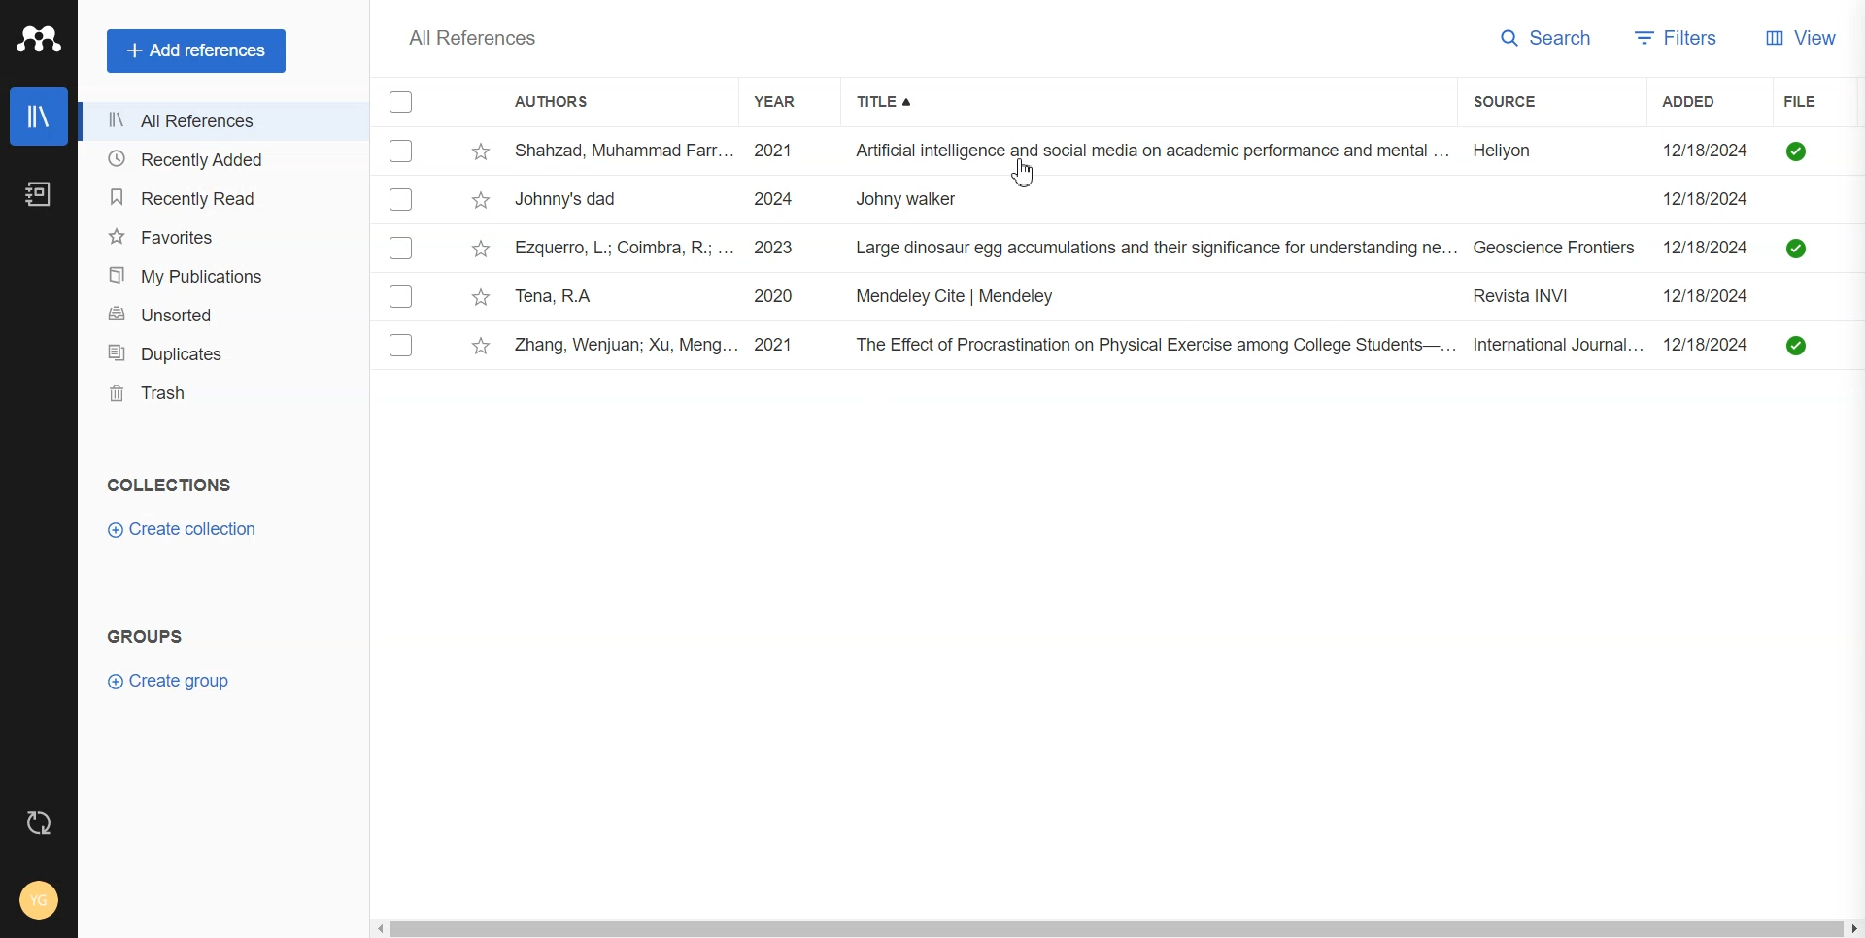 This screenshot has height=938, width=1865. I want to click on All References, so click(490, 37).